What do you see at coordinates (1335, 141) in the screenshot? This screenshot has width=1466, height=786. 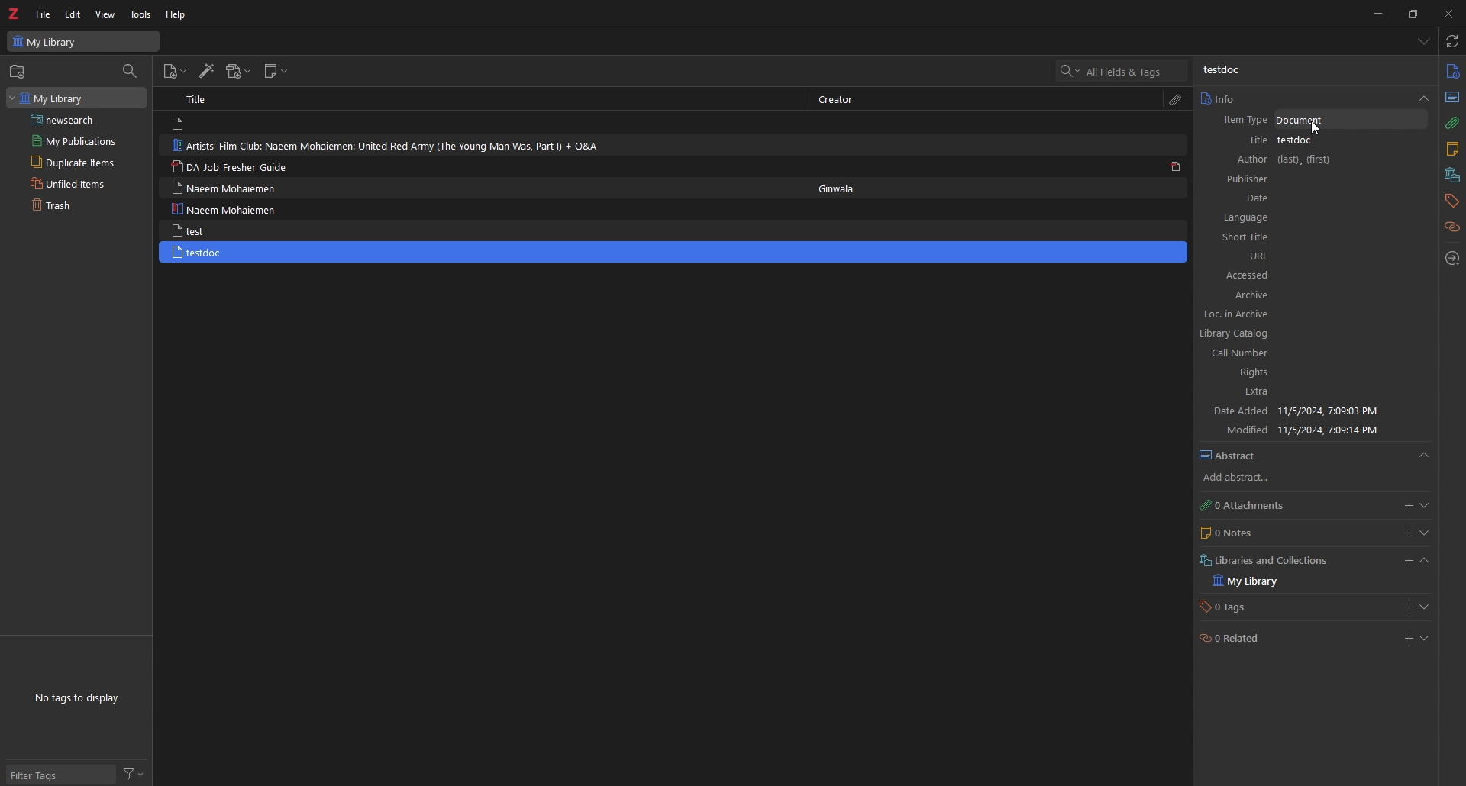 I see `testdoc` at bounding box center [1335, 141].